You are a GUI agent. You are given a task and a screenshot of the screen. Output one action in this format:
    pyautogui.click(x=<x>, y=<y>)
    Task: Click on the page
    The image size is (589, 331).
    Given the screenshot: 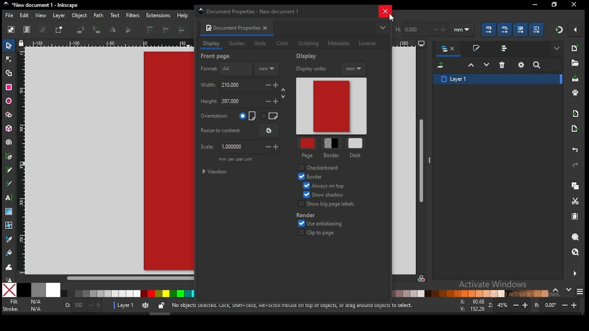 What is the action you would take?
    pyautogui.click(x=307, y=156)
    